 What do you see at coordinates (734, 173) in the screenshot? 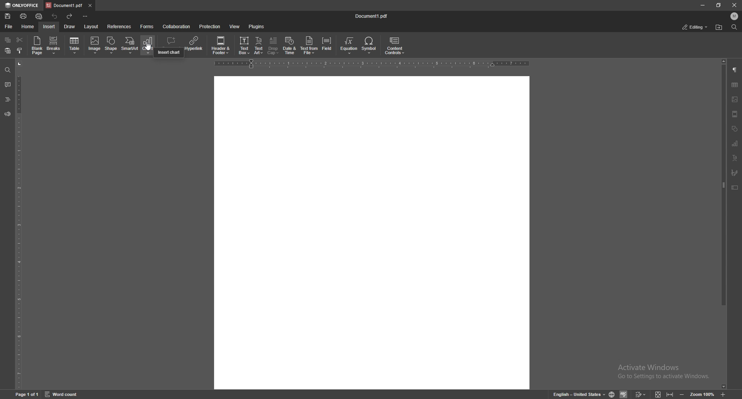
I see `signature field` at bounding box center [734, 173].